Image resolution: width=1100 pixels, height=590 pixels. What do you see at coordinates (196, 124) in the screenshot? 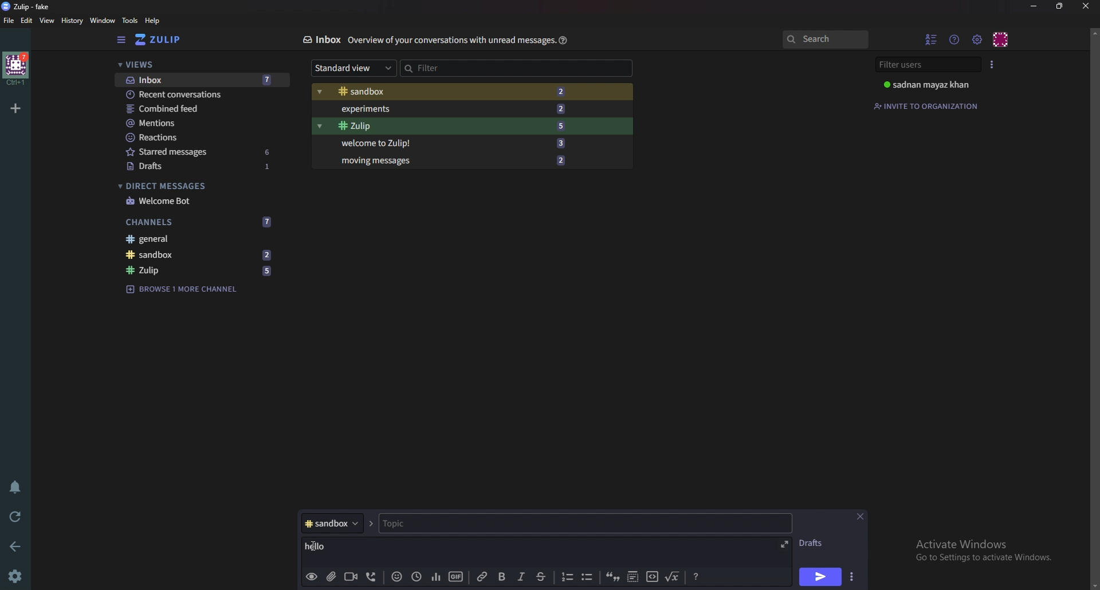
I see `Mentions` at bounding box center [196, 124].